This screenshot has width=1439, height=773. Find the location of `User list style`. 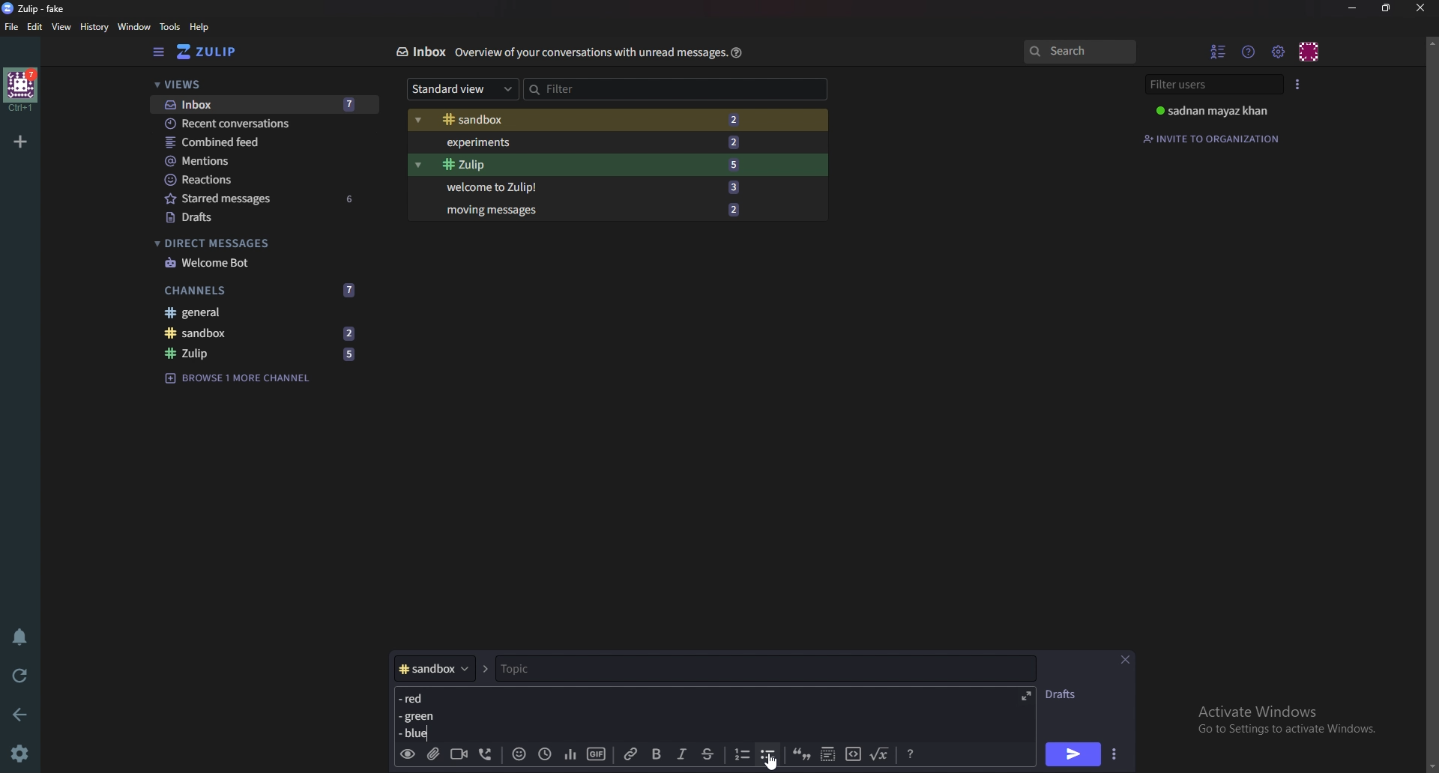

User list style is located at coordinates (1297, 84).